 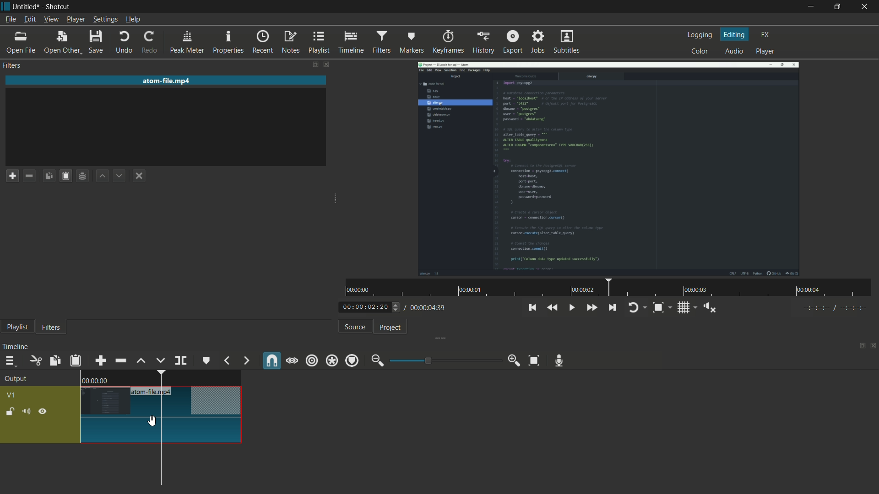 What do you see at coordinates (382, 42) in the screenshot?
I see `filters` at bounding box center [382, 42].